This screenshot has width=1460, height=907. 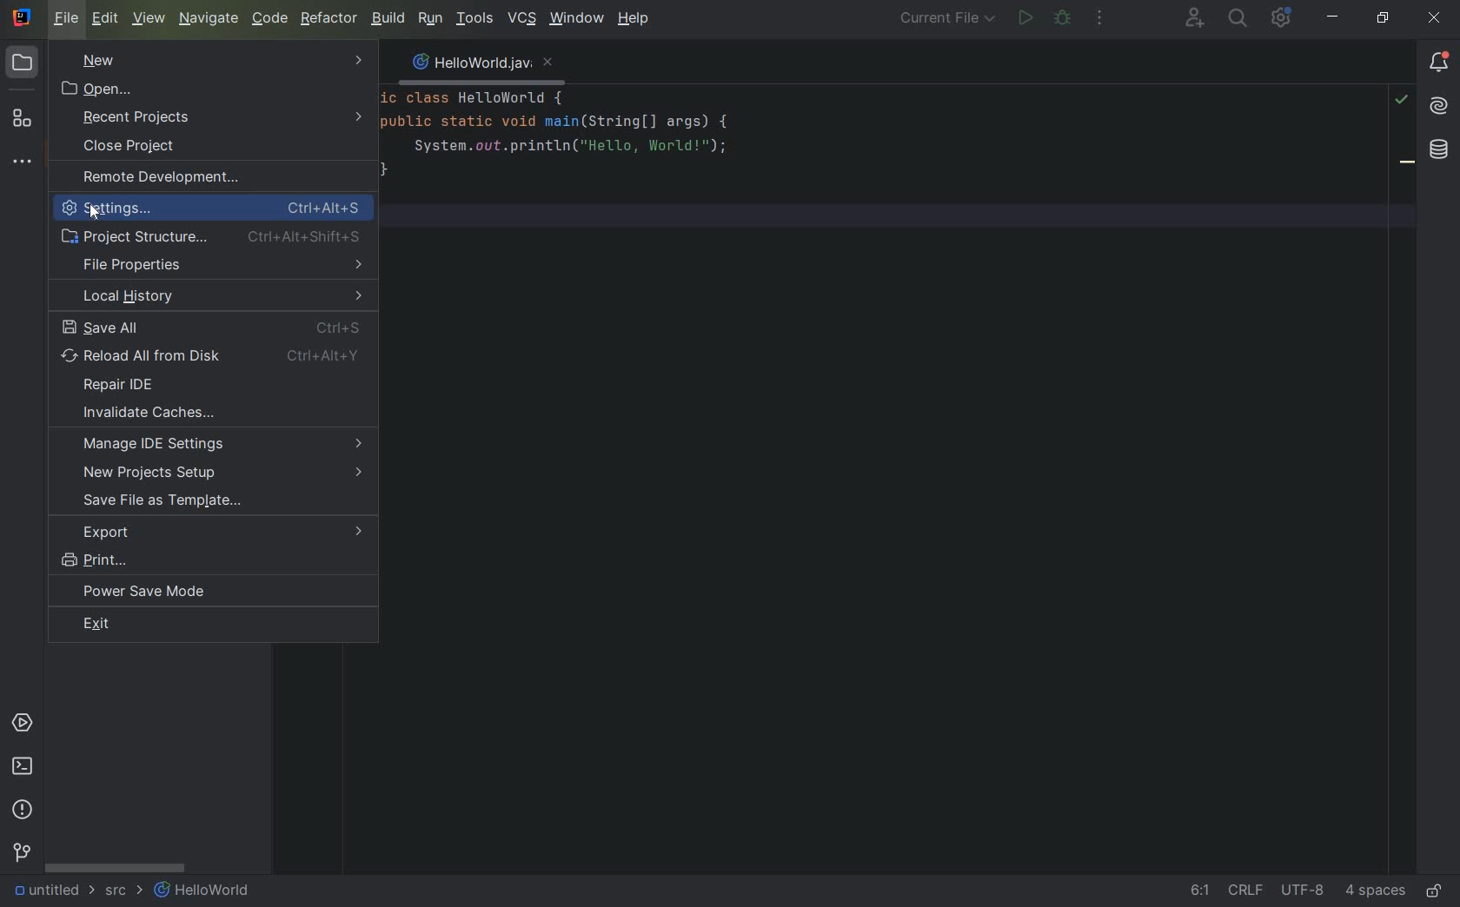 What do you see at coordinates (225, 443) in the screenshot?
I see `manage IDE Settings` at bounding box center [225, 443].